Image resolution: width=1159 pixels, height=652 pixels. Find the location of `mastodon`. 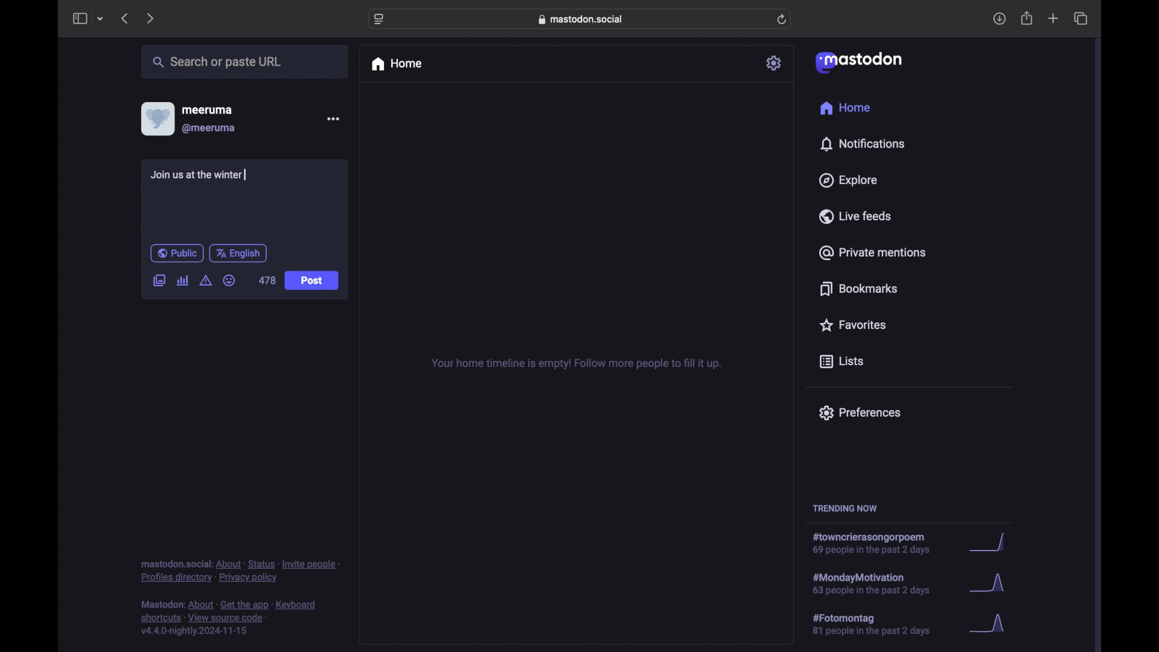

mastodon is located at coordinates (857, 62).